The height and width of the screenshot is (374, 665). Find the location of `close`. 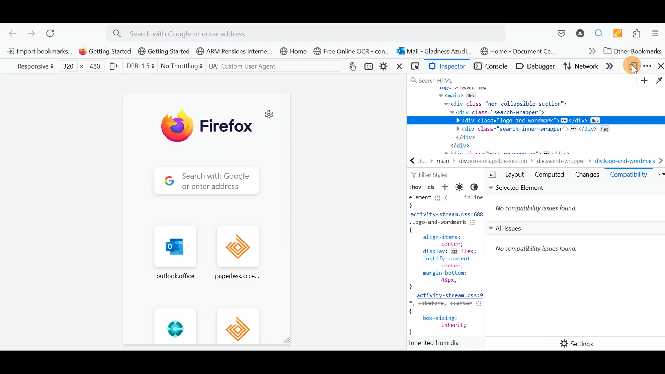

close is located at coordinates (399, 68).